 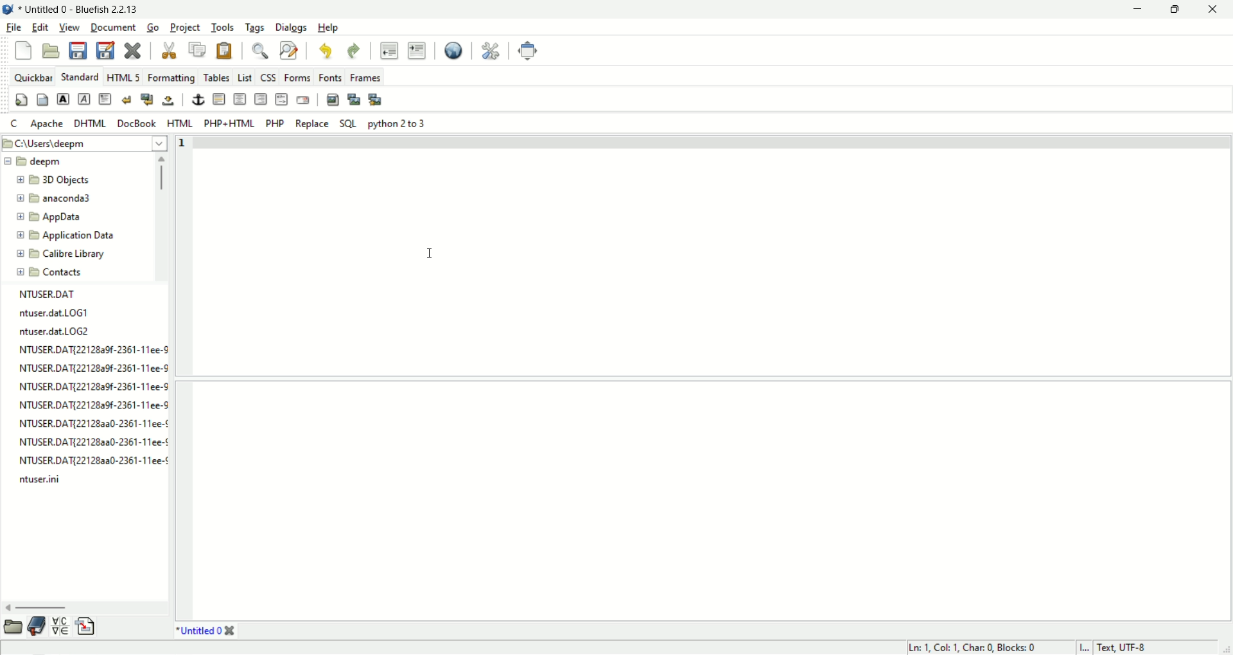 What do you see at coordinates (180, 123) in the screenshot?
I see `HTML` at bounding box center [180, 123].